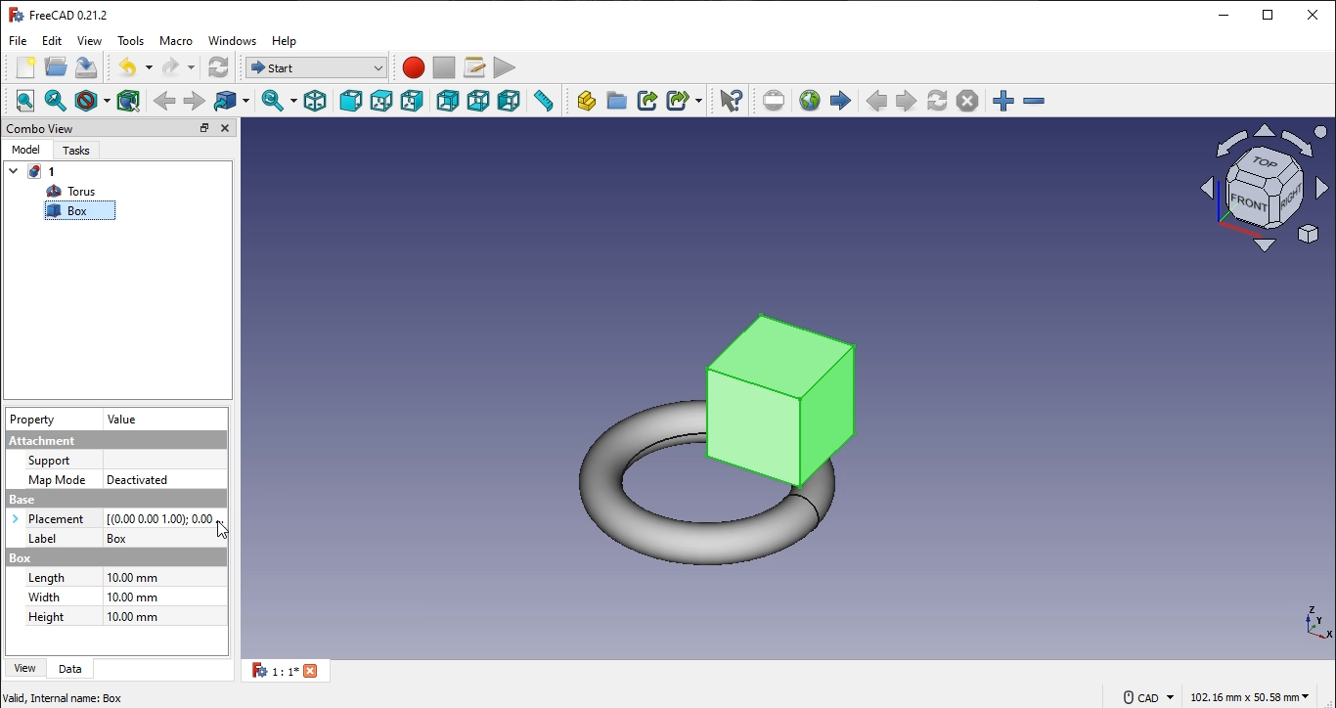 This screenshot has width=1336, height=708. What do you see at coordinates (1269, 15) in the screenshot?
I see `restore down` at bounding box center [1269, 15].